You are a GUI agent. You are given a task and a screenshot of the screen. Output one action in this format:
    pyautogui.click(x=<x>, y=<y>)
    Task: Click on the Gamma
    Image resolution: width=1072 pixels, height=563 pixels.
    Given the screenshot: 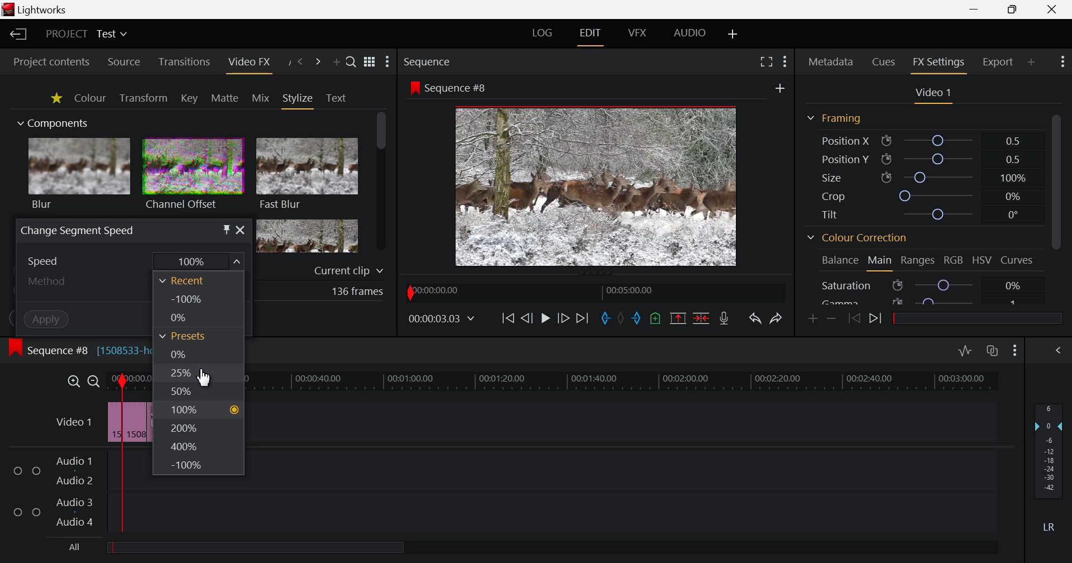 What is the action you would take?
    pyautogui.click(x=929, y=300)
    